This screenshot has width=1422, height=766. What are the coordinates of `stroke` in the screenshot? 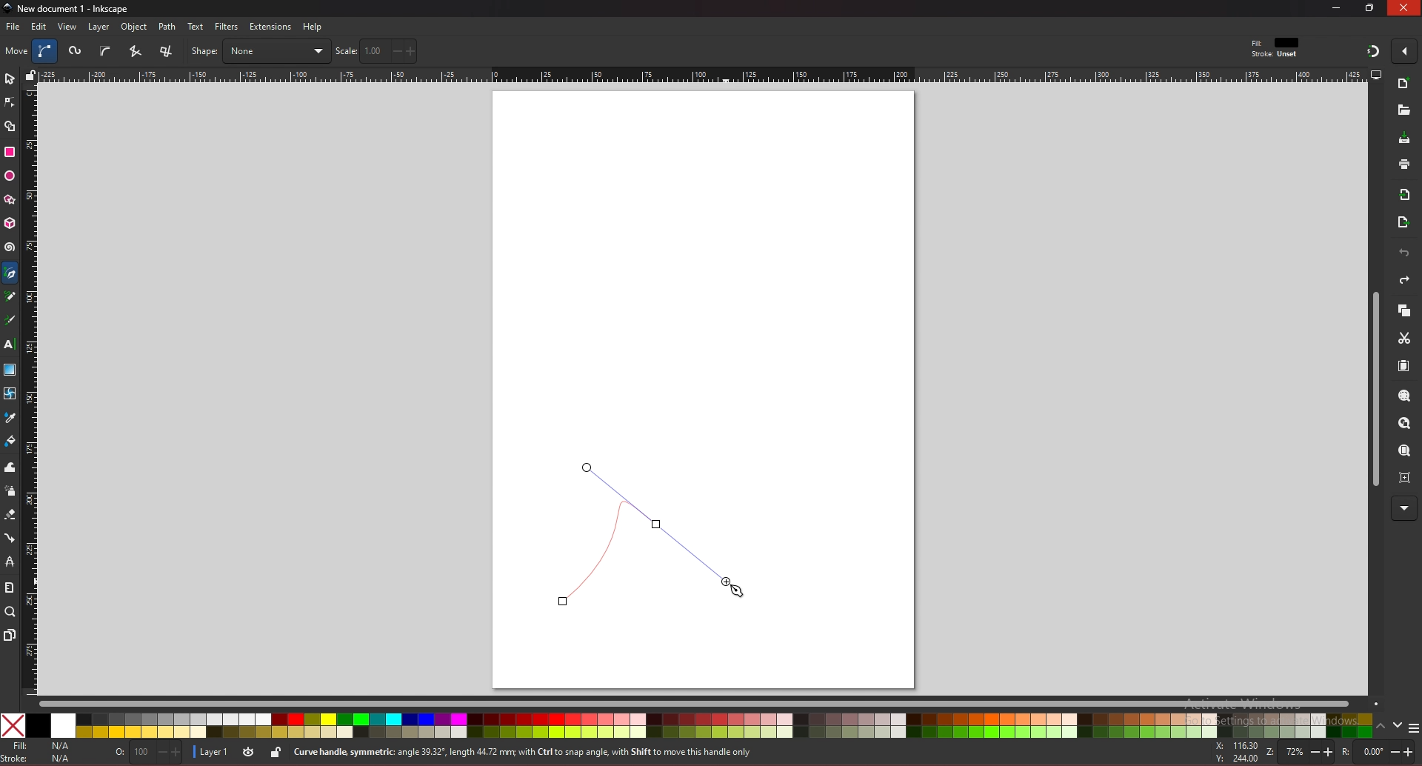 It's located at (1275, 55).